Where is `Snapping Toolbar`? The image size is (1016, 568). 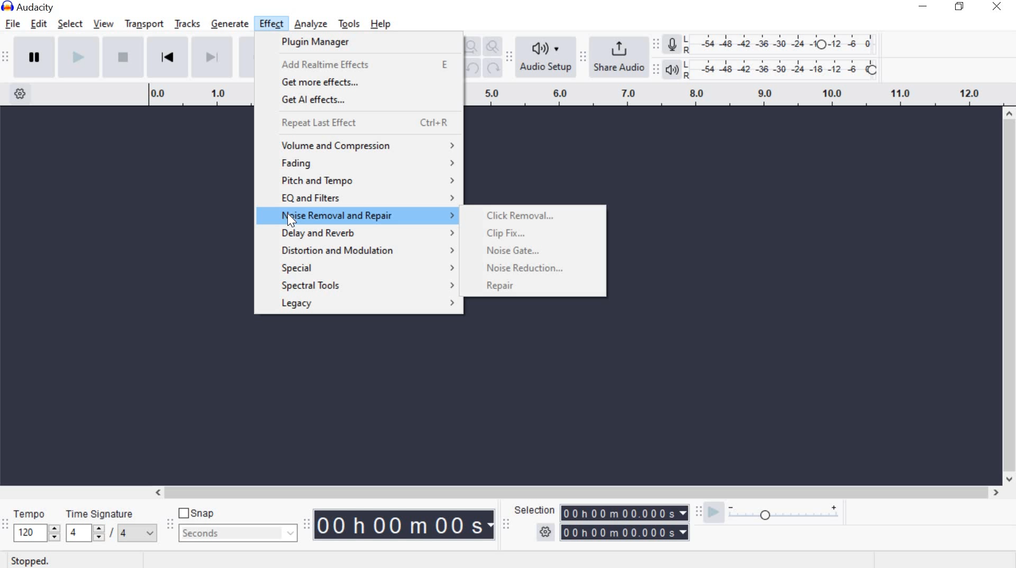 Snapping Toolbar is located at coordinates (172, 527).